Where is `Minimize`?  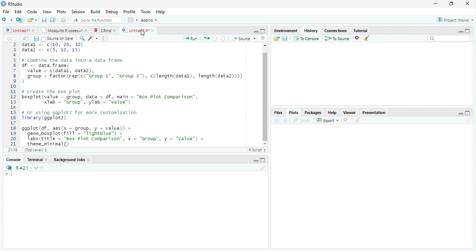 Minimize is located at coordinates (460, 32).